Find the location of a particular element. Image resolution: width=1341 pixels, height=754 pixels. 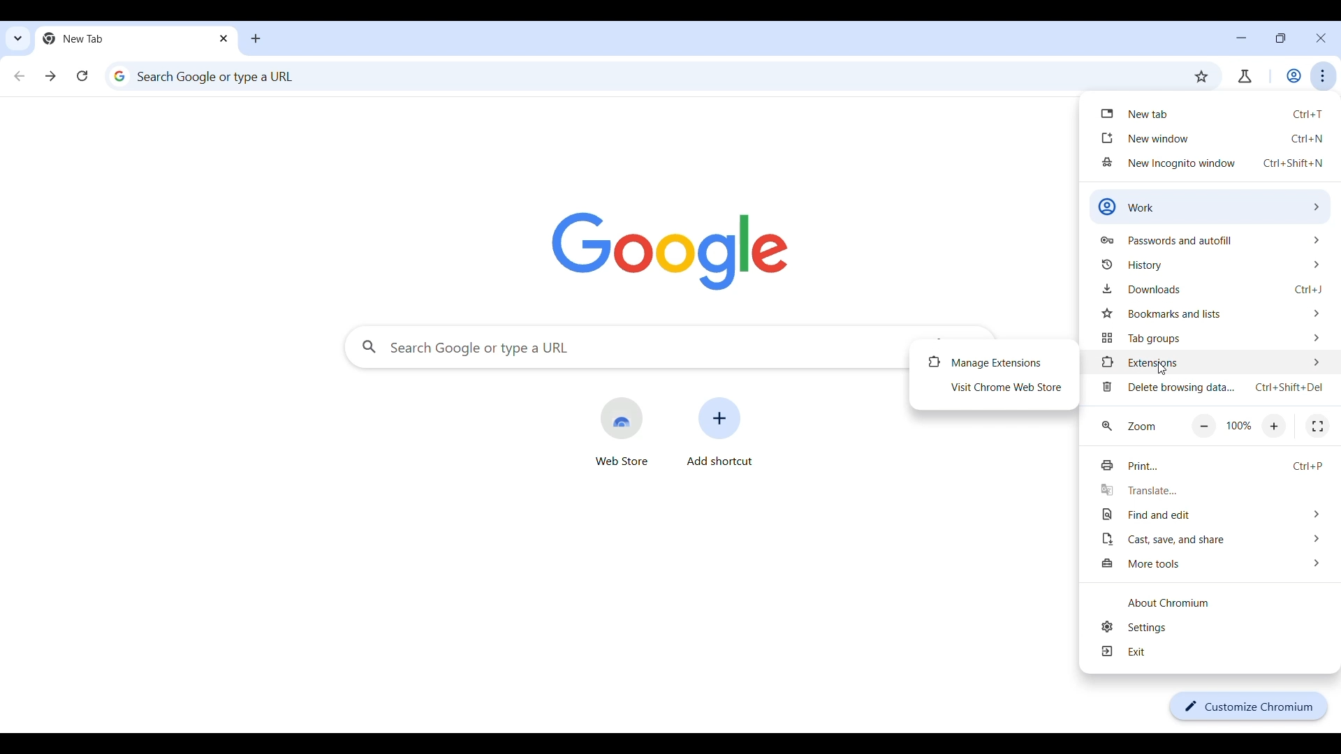

Minimize is located at coordinates (1242, 38).